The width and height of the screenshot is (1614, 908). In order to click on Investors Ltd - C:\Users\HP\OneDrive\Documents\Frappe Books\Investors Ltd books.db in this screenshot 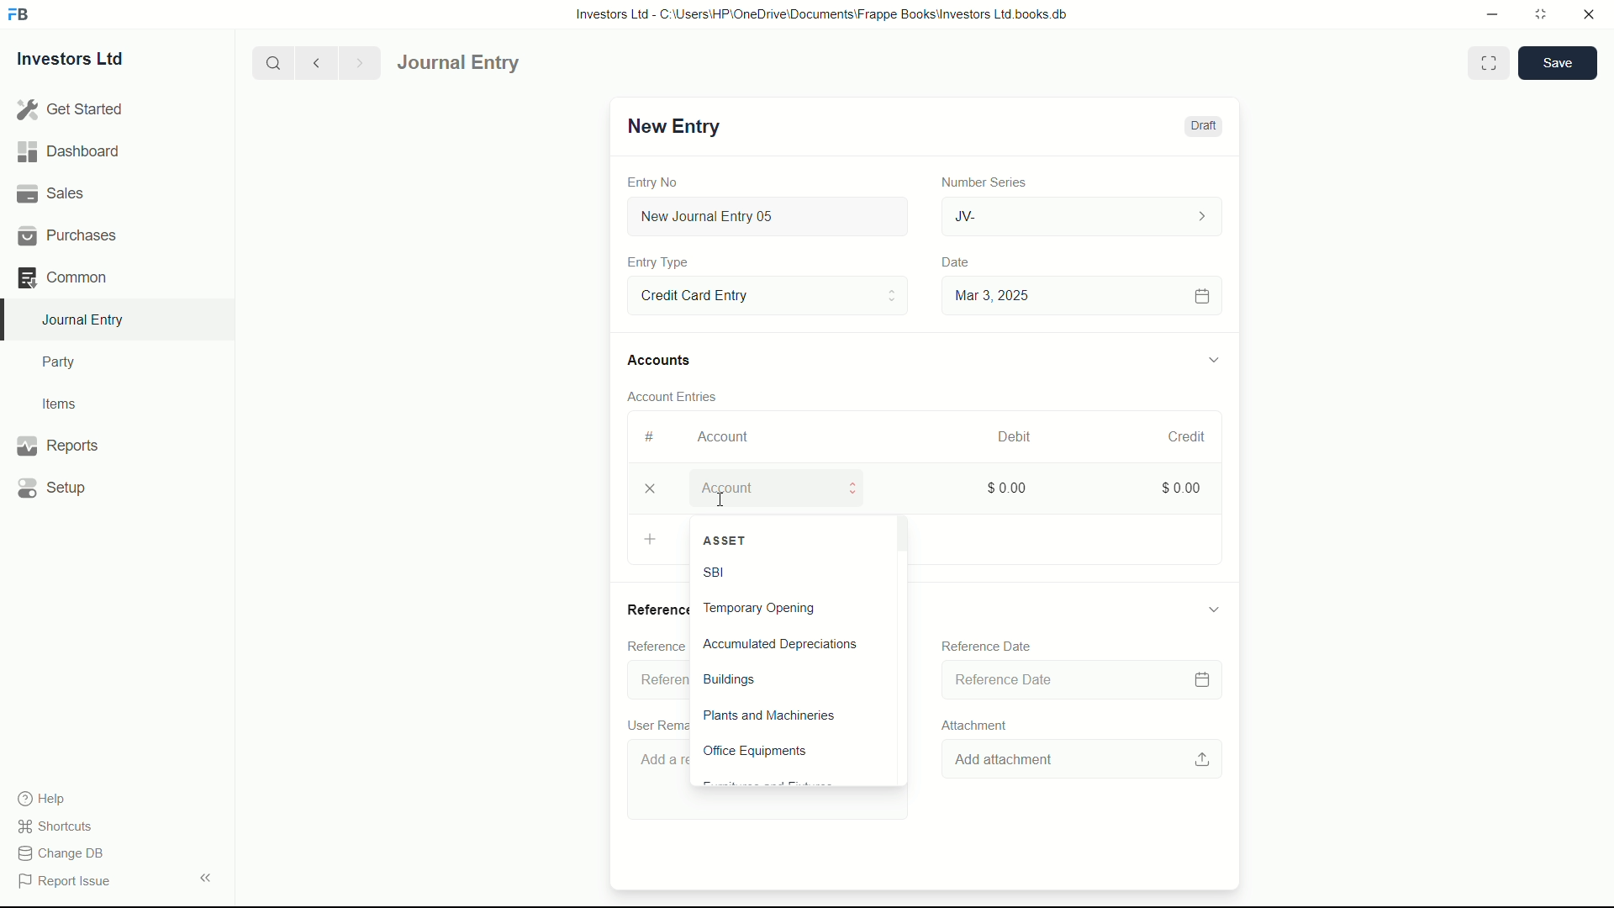, I will do `click(824, 13)`.